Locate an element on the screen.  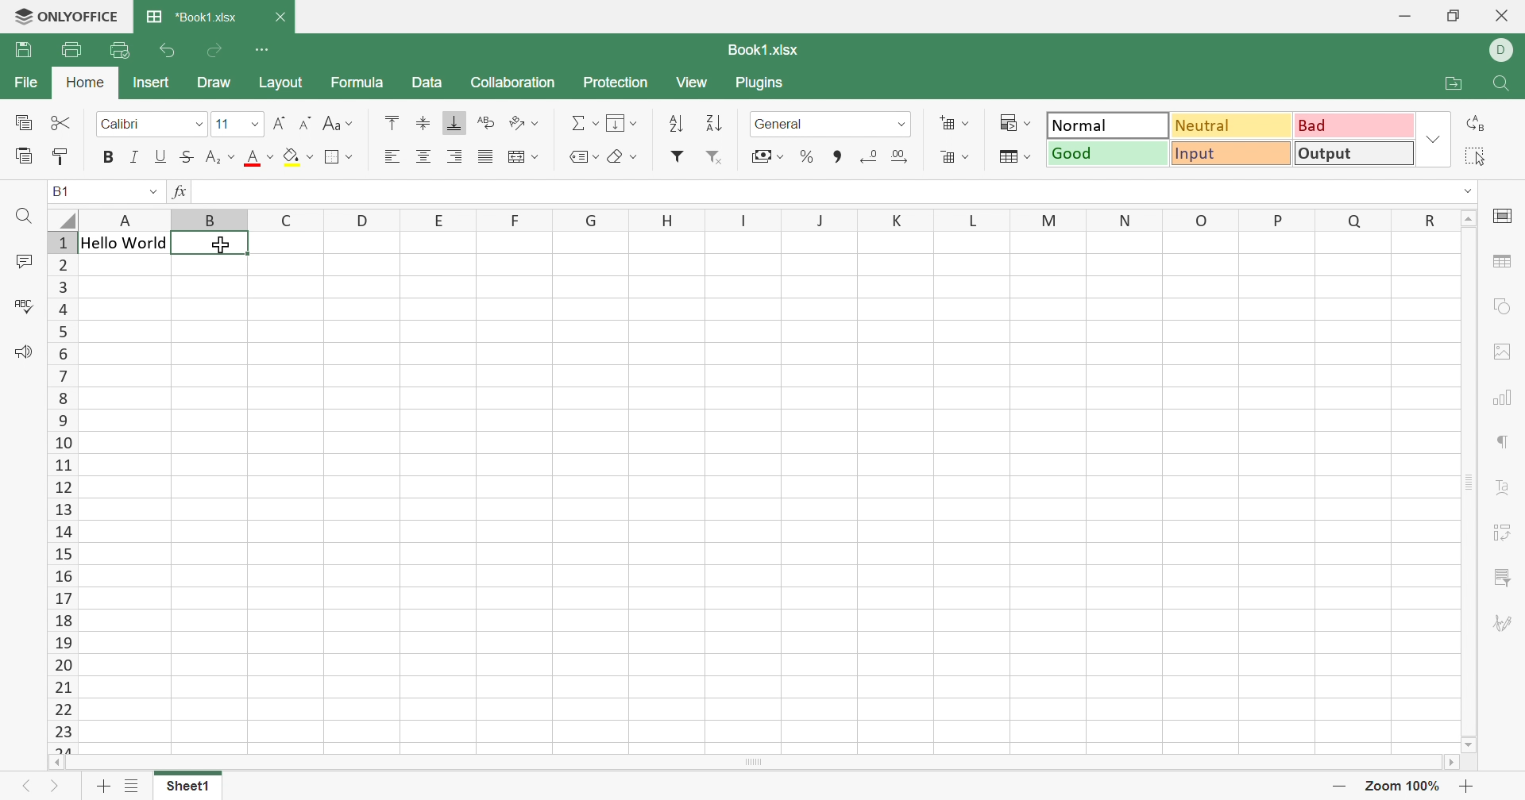
Shape settings is located at coordinates (1499, 310).